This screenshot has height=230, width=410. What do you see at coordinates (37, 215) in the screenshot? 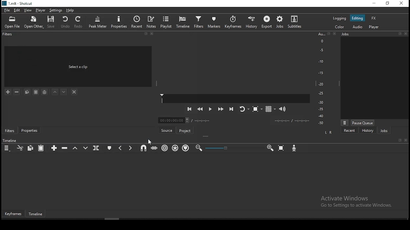
I see `timeline` at bounding box center [37, 215].